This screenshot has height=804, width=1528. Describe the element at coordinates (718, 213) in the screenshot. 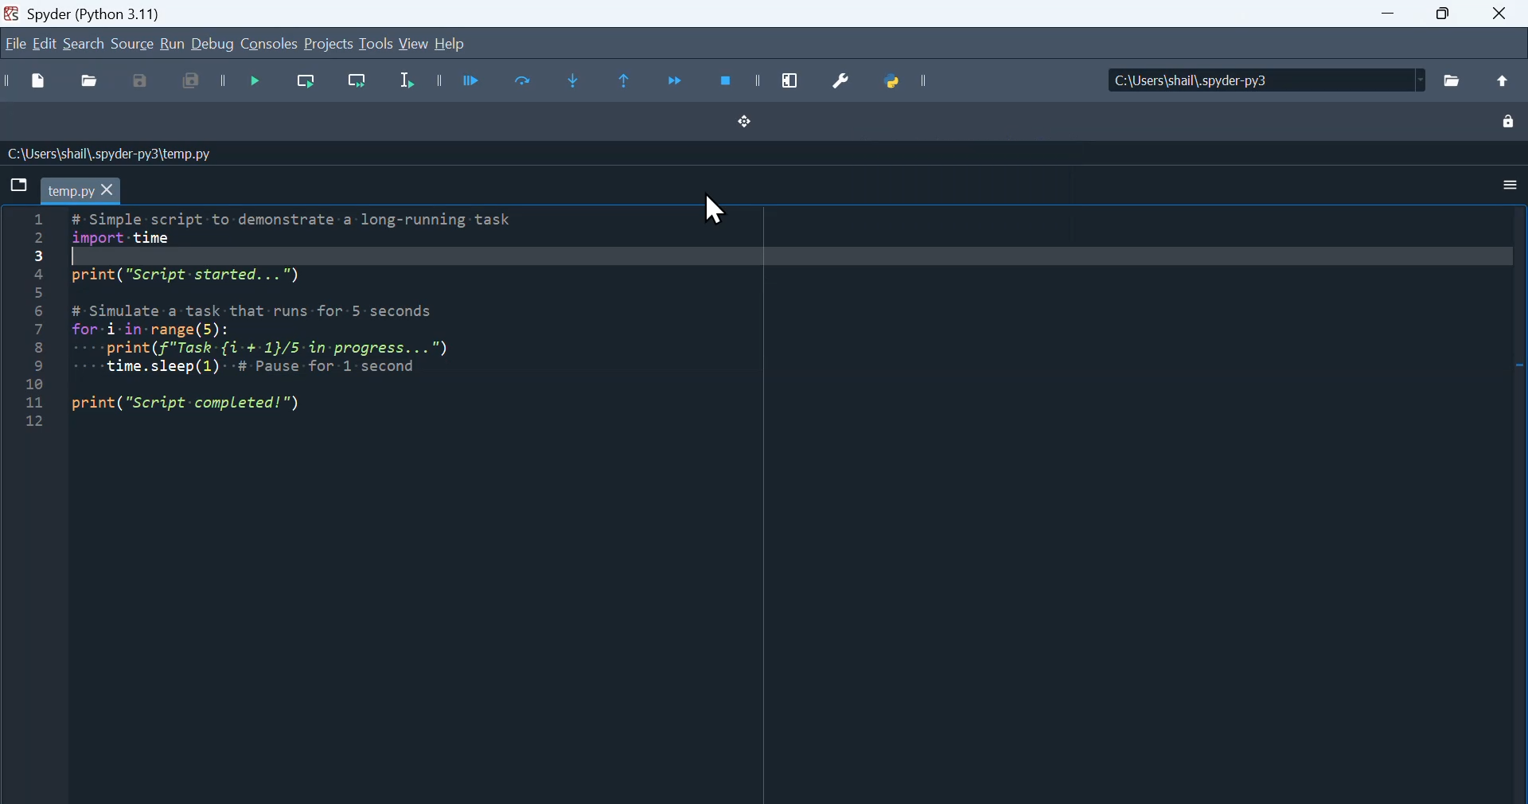

I see `Cursor` at that location.